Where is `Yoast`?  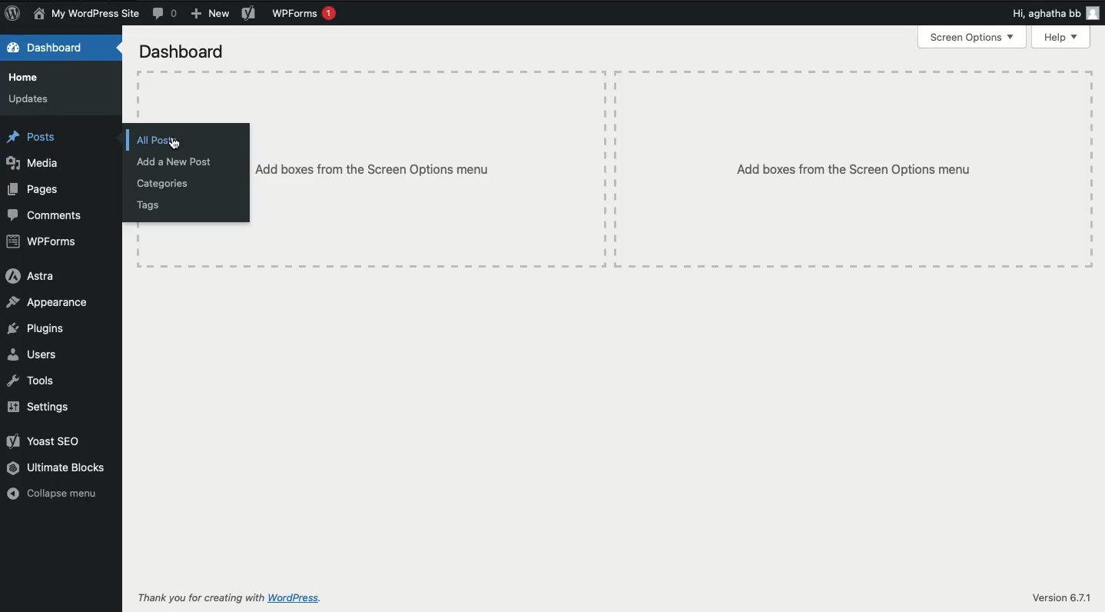
Yoast is located at coordinates (247, 13).